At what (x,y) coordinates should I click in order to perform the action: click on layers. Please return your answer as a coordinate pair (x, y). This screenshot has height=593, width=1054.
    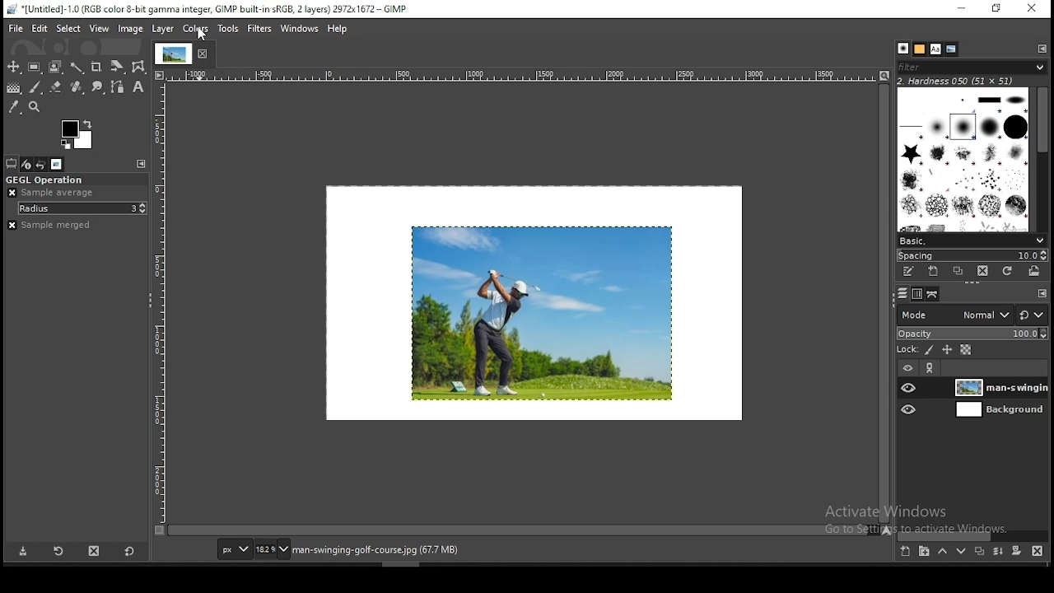
    Looking at the image, I should click on (900, 294).